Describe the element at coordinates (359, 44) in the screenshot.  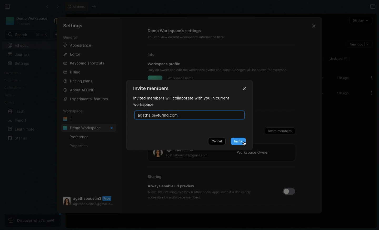
I see `New doc` at that location.